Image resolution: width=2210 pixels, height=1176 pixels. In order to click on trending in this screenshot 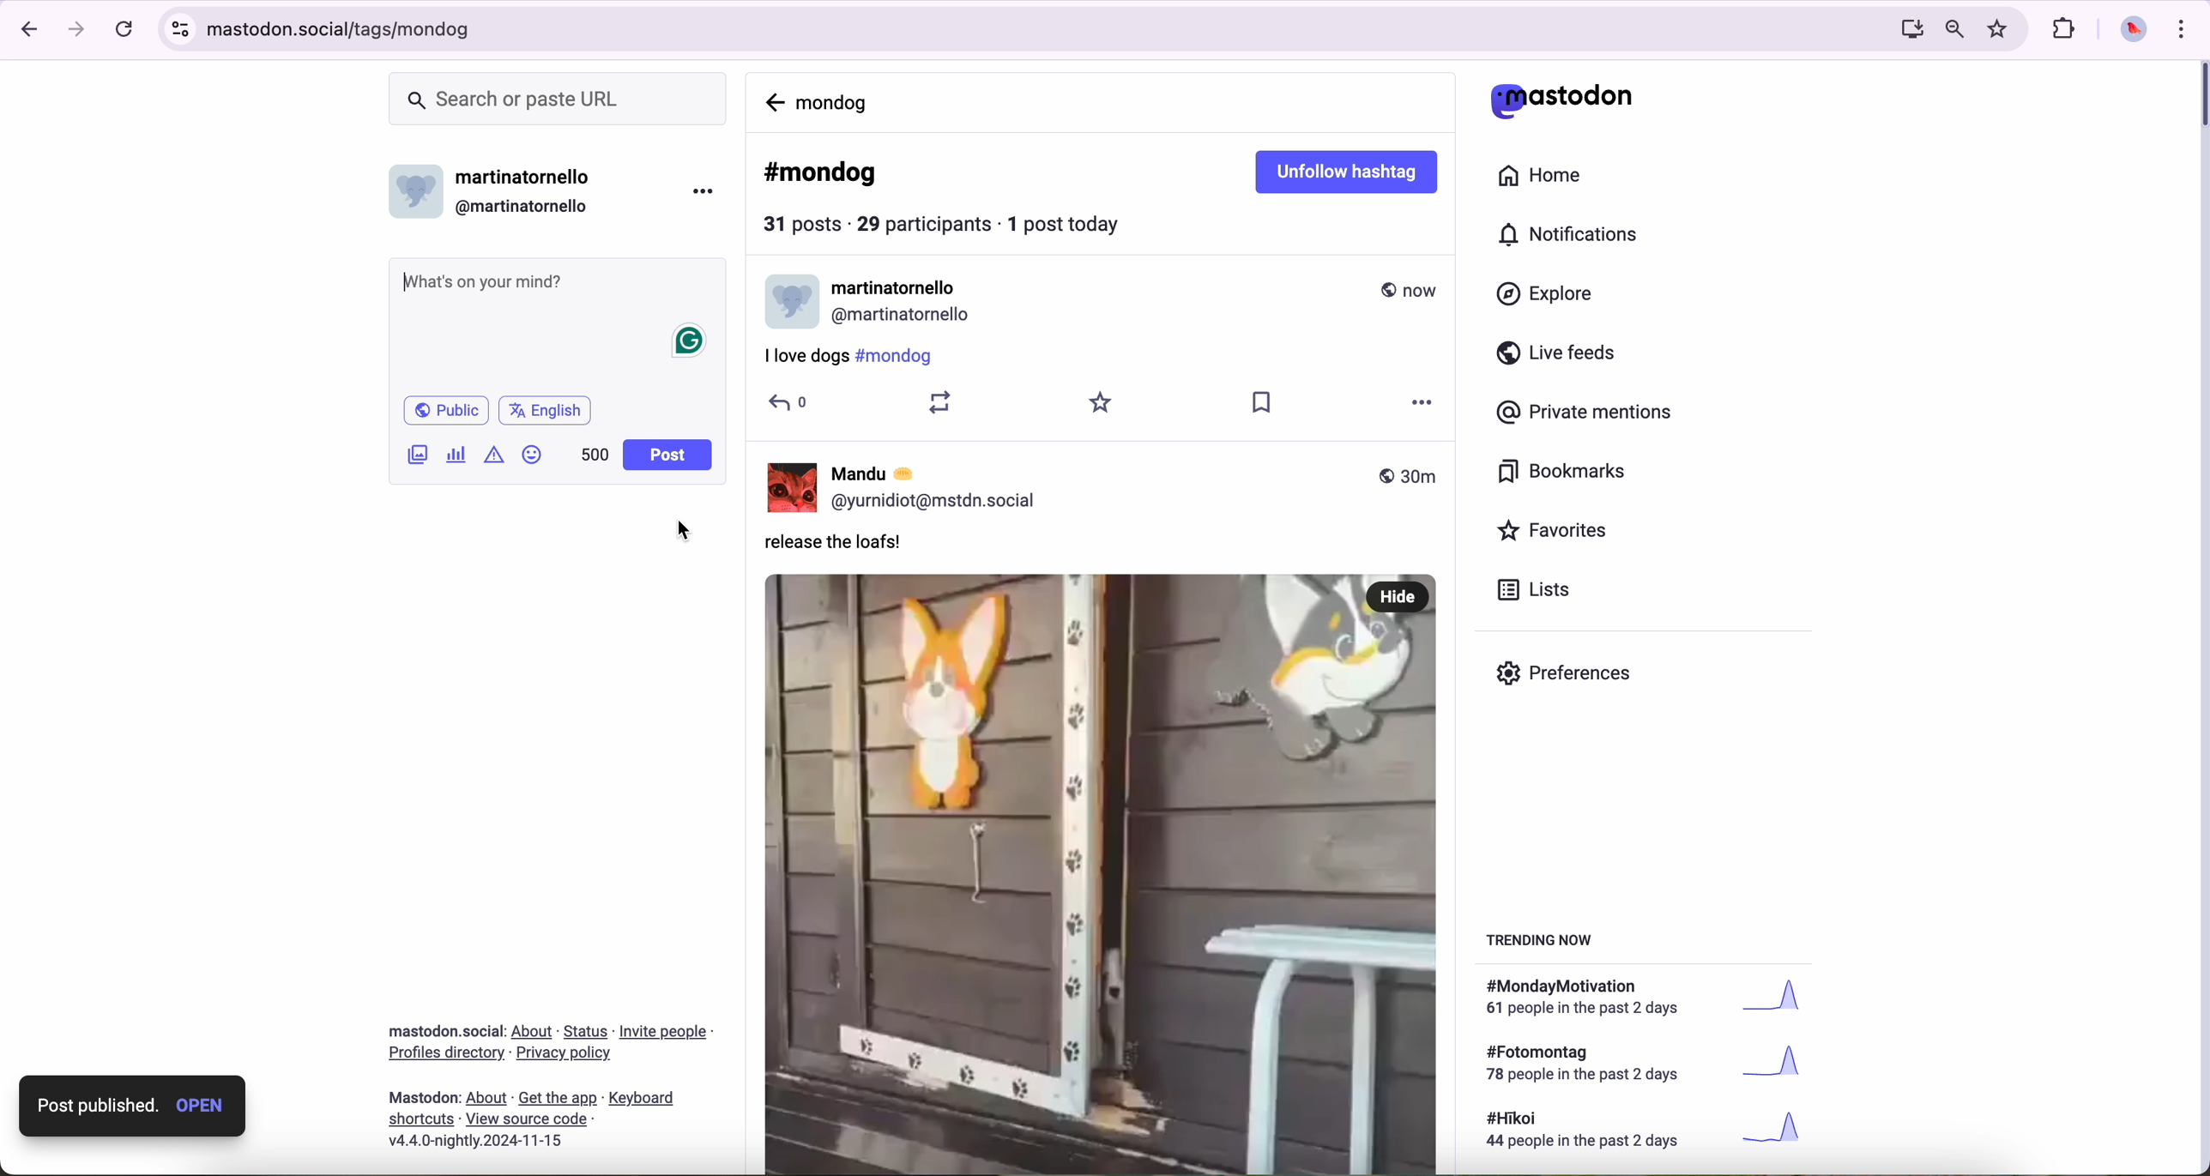, I will do `click(1545, 944)`.